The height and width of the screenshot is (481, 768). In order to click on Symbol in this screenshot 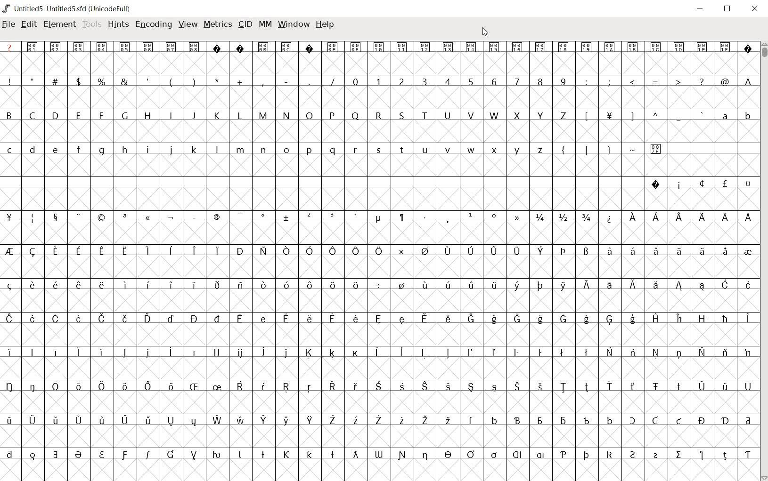, I will do `click(240, 320)`.